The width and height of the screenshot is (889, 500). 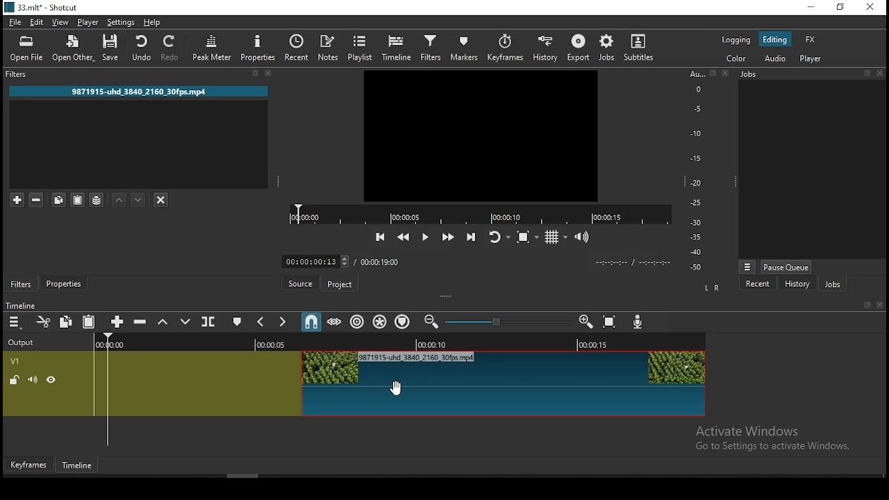 I want to click on Keyframe, so click(x=30, y=465).